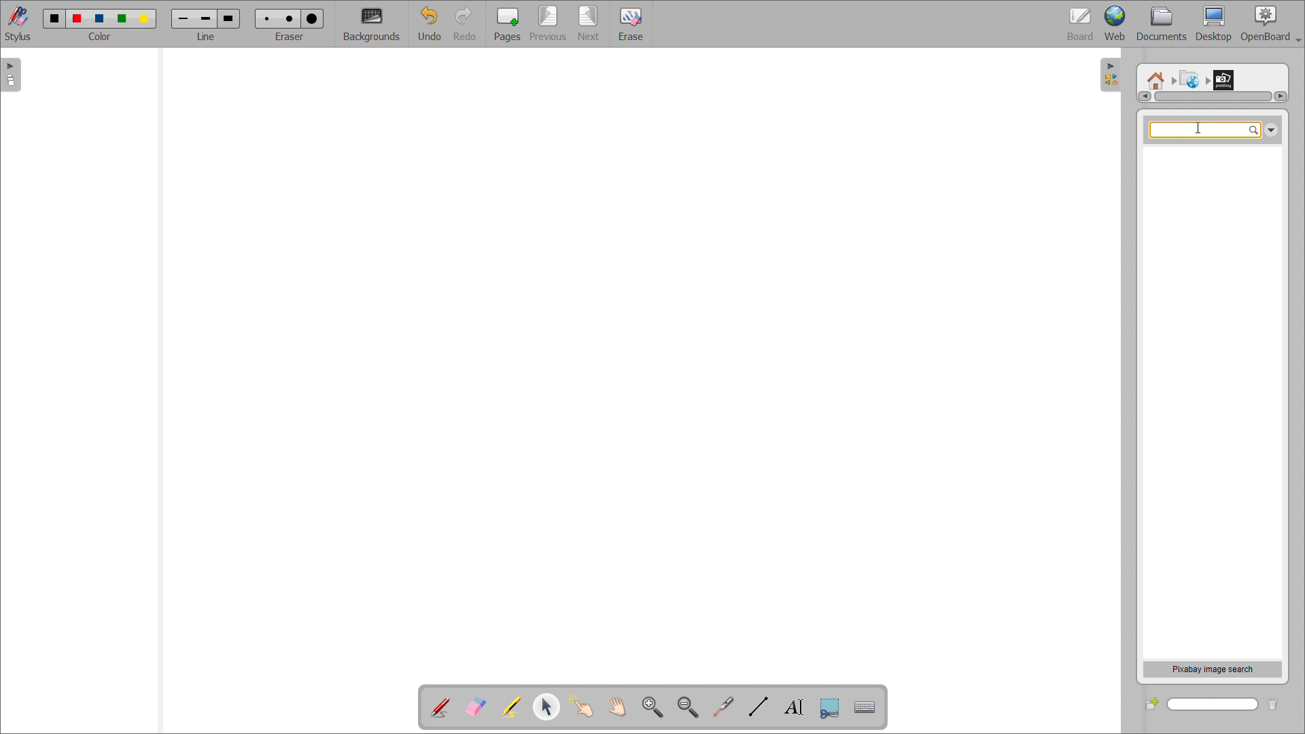 This screenshot has width=1305, height=734. Describe the element at coordinates (207, 37) in the screenshot. I see `Line` at that location.